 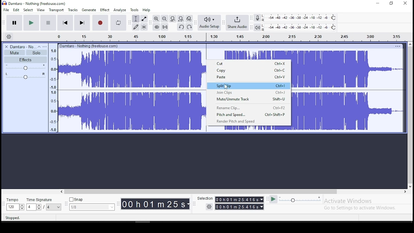 I want to click on help, so click(x=147, y=10).